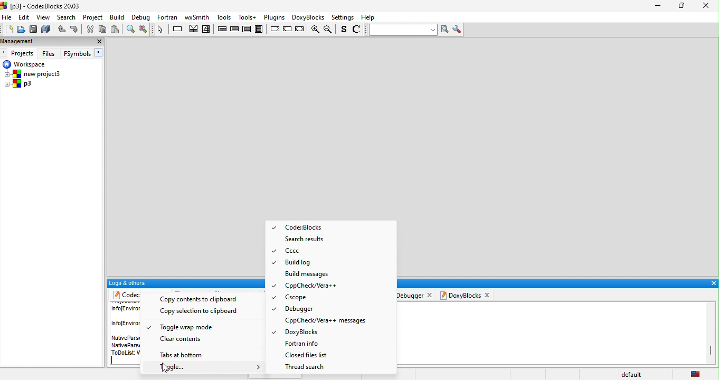 This screenshot has height=380, width=719. What do you see at coordinates (168, 17) in the screenshot?
I see `fortan` at bounding box center [168, 17].